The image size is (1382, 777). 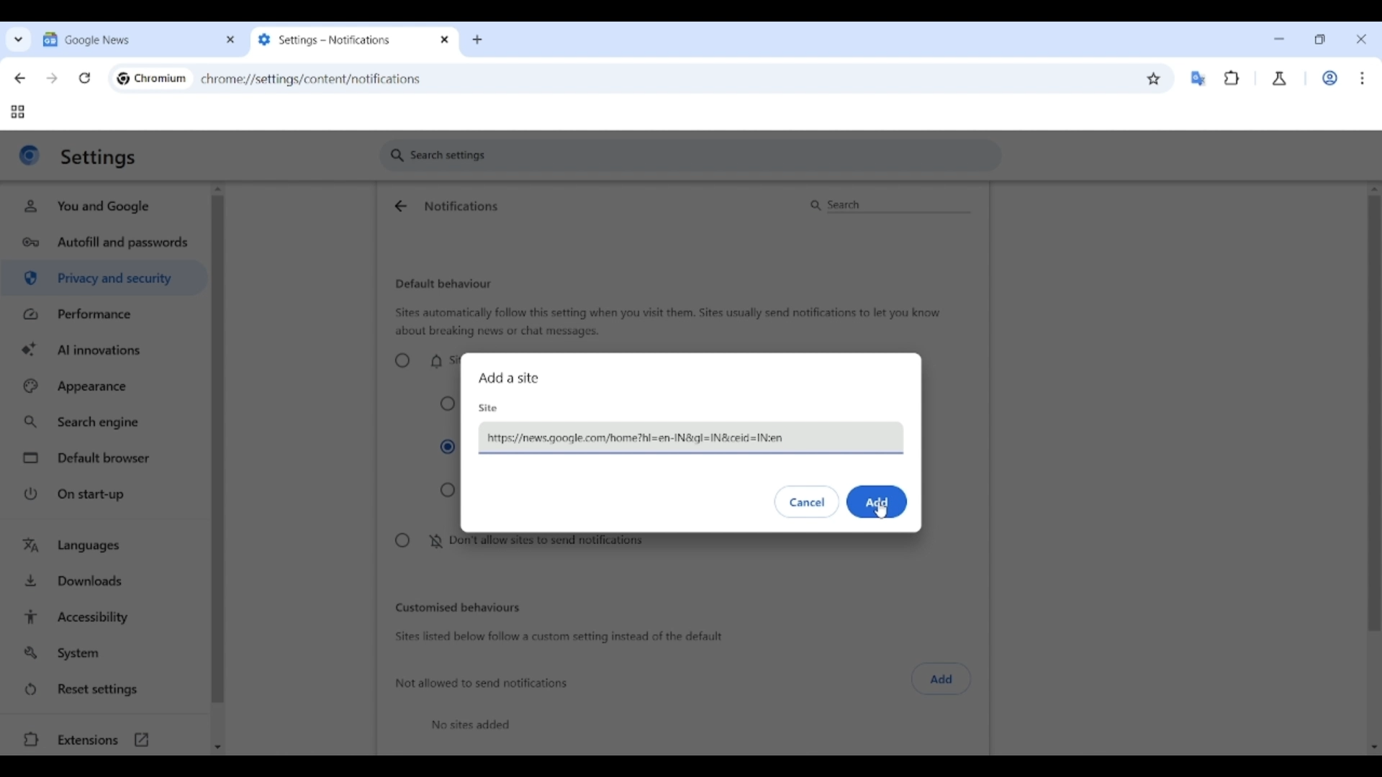 What do you see at coordinates (875, 501) in the screenshot?
I see `Save inputs made` at bounding box center [875, 501].